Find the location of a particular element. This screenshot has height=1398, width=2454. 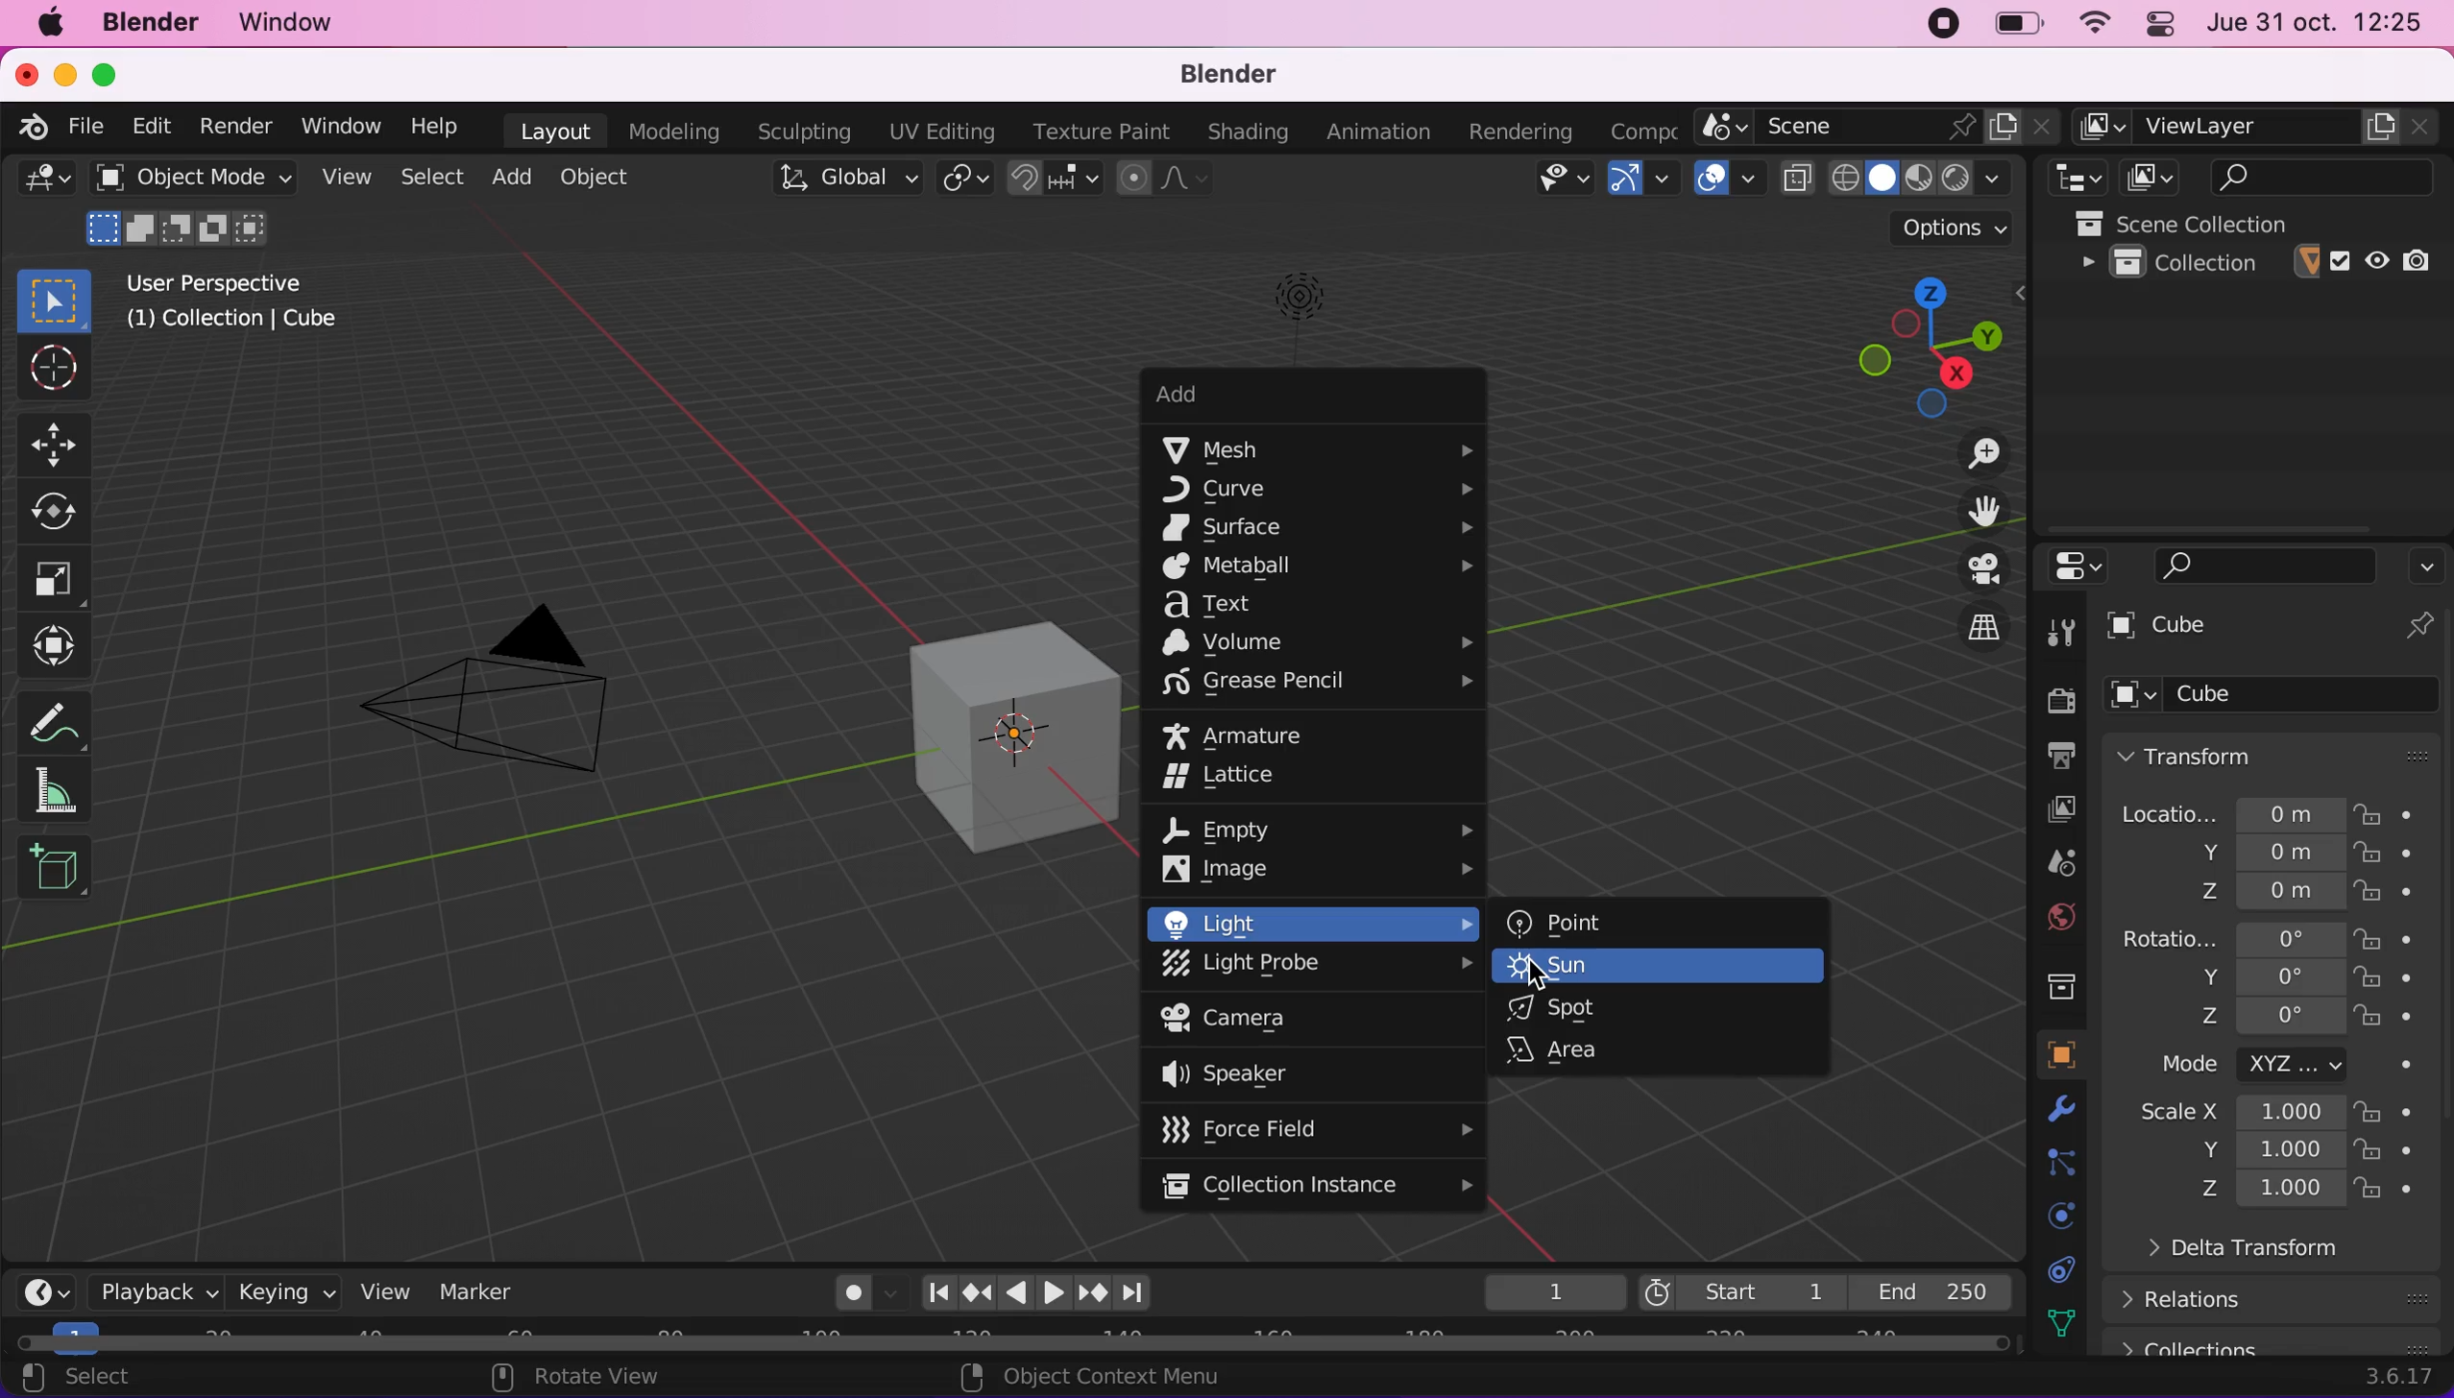

lattice is located at coordinates (1242, 780).